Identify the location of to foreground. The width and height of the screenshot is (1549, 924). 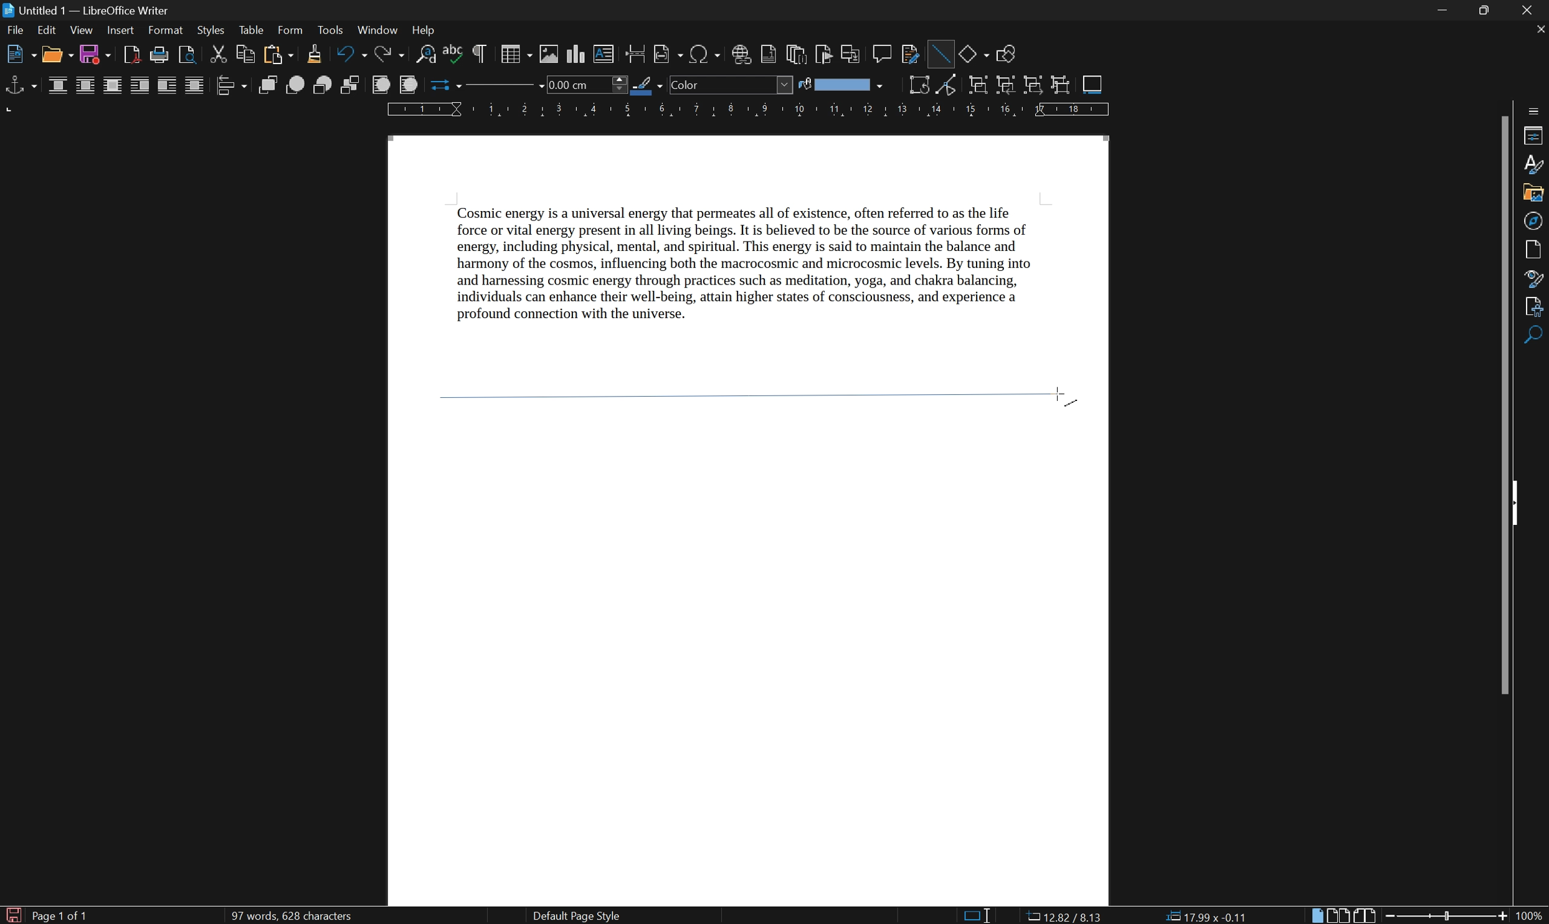
(382, 84).